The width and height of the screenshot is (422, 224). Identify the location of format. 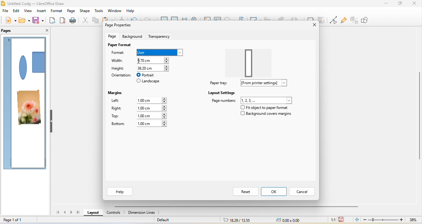
(57, 11).